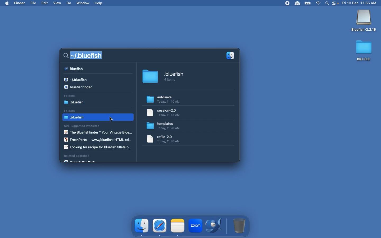 The image size is (381, 238). What do you see at coordinates (195, 226) in the screenshot?
I see `zoom` at bounding box center [195, 226].